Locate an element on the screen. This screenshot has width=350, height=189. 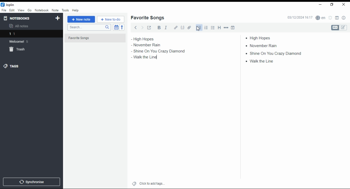
note properties is located at coordinates (344, 18).